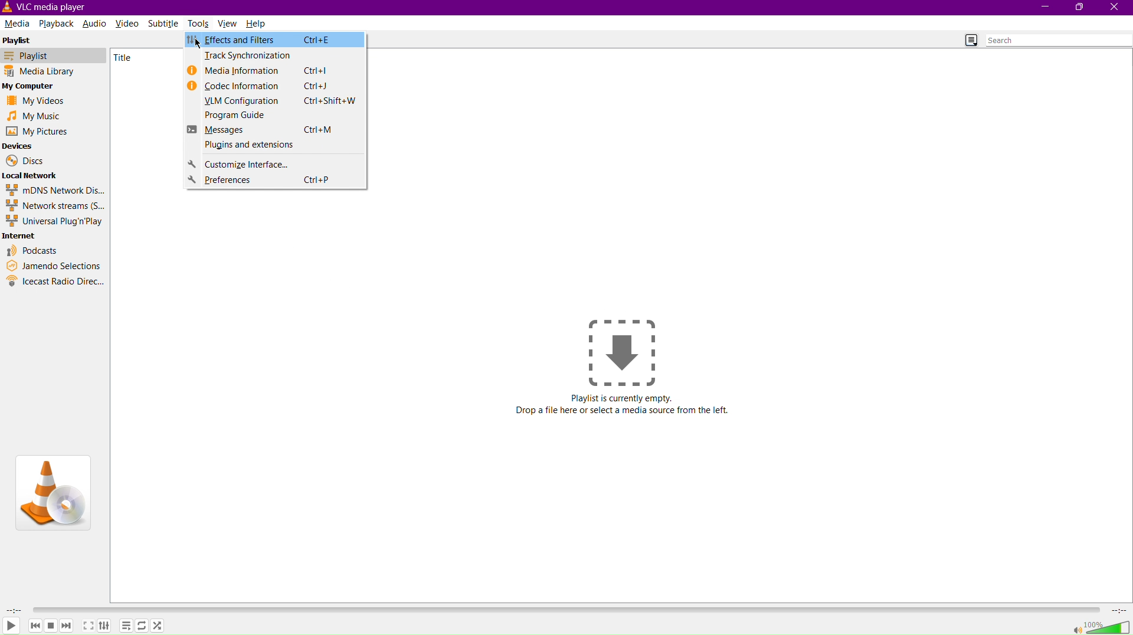  Describe the element at coordinates (621, 352) in the screenshot. I see `Drop a file` at that location.